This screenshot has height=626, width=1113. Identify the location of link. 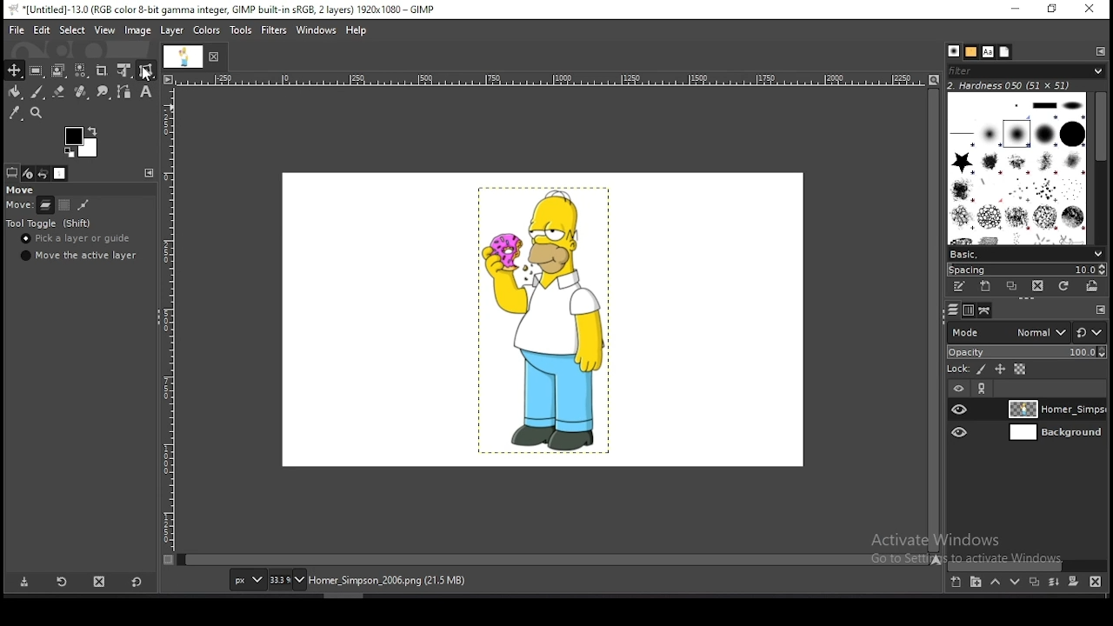
(983, 390).